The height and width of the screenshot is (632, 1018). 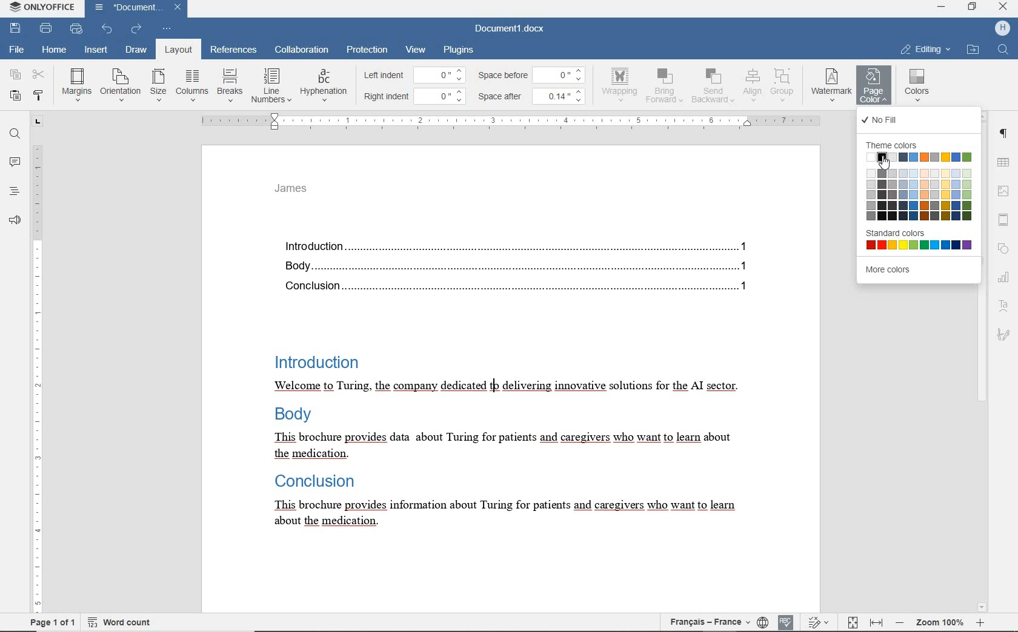 I want to click on 0, so click(x=560, y=76).